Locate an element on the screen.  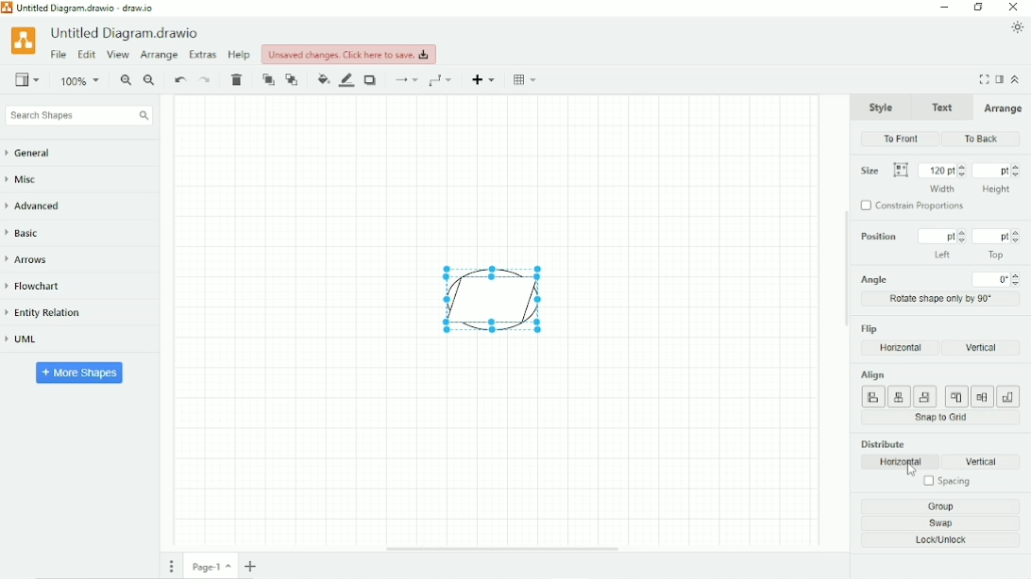
Search shapes is located at coordinates (78, 116).